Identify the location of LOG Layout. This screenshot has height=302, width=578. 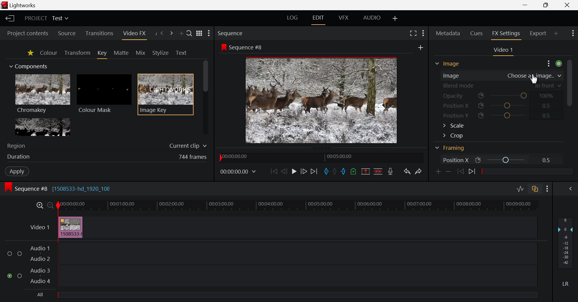
(294, 18).